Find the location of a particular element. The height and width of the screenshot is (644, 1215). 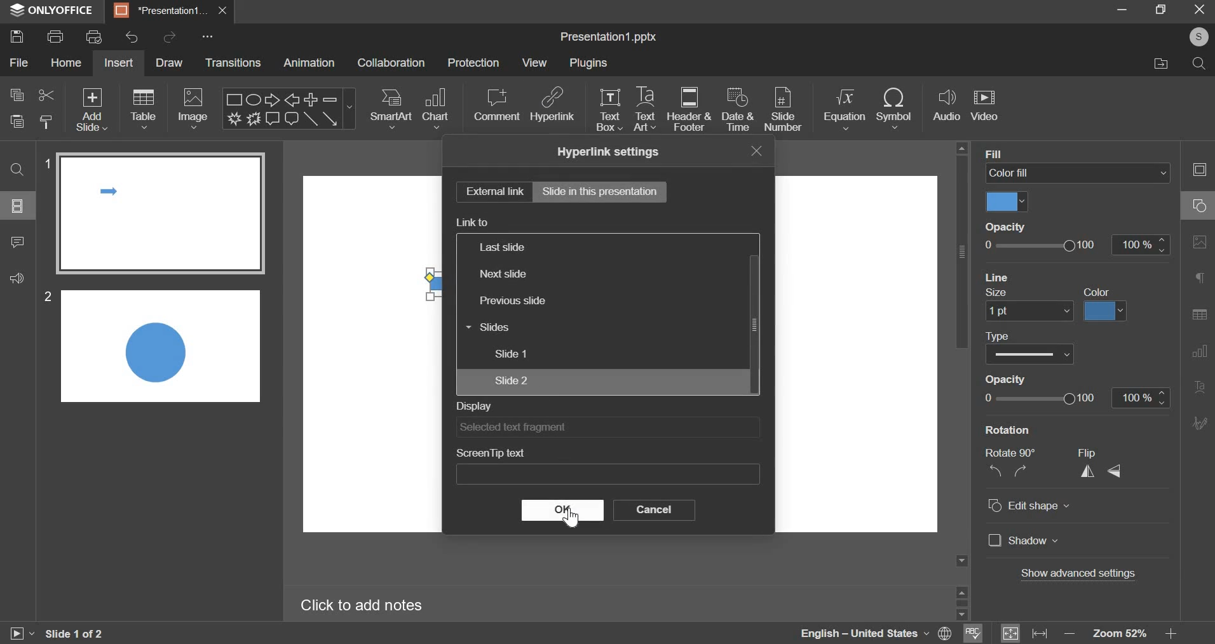

select fill color is located at coordinates (1008, 201).